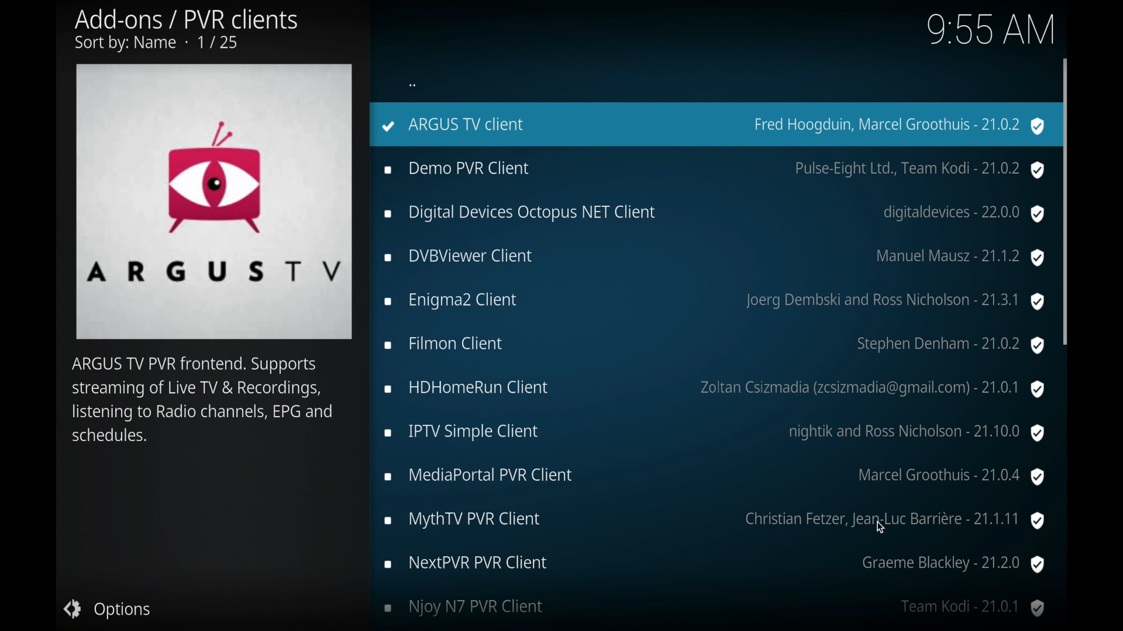 This screenshot has height=631, width=1123. What do you see at coordinates (200, 404) in the screenshot?
I see `ARGUS TV PVR frontend. Supports
streaming of Live TV & Recordings,
listening to Radio channels, EPG and
schedules.` at bounding box center [200, 404].